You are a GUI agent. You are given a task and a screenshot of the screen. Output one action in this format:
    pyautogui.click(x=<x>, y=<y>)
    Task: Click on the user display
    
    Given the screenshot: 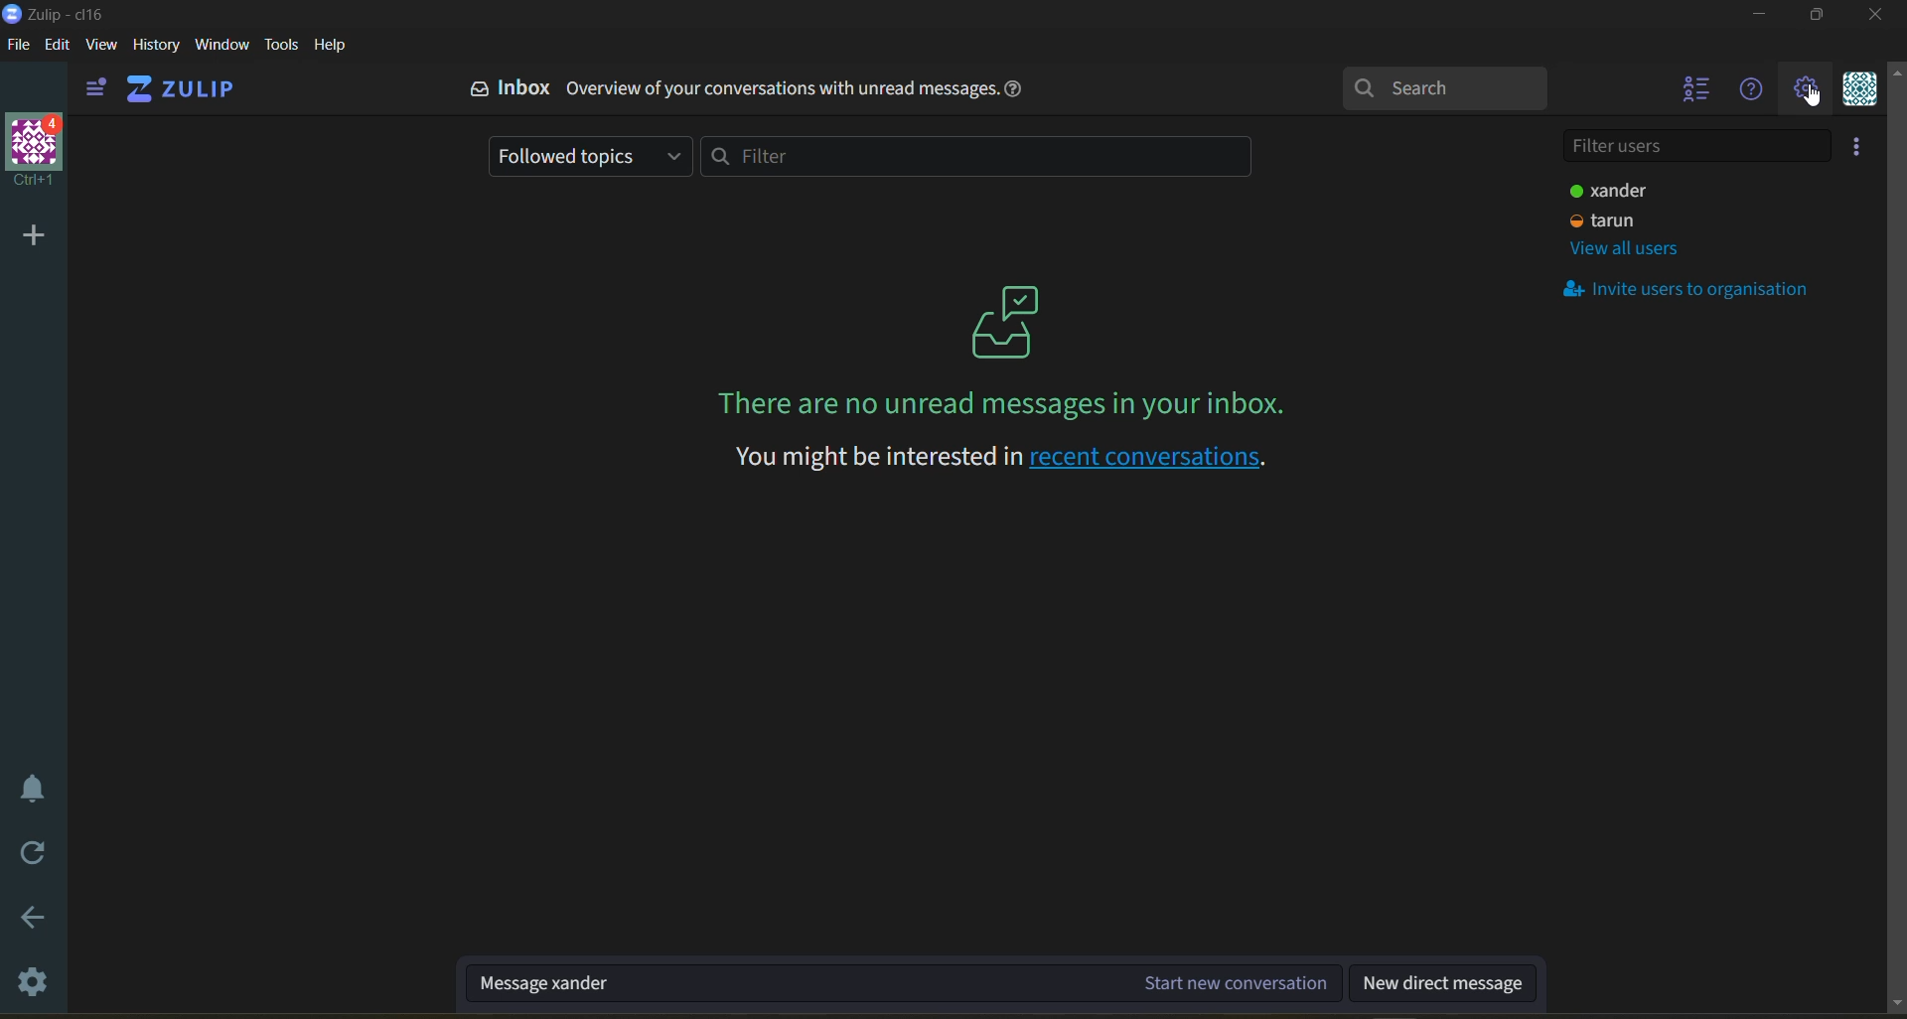 What is the action you would take?
    pyautogui.click(x=1613, y=192)
    